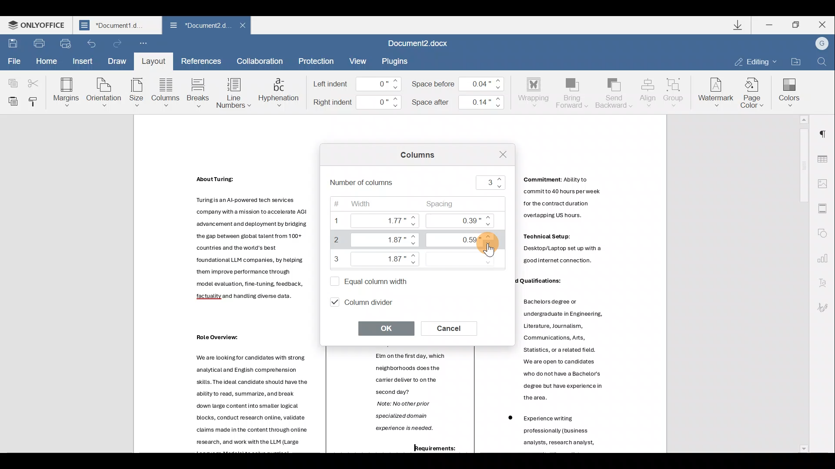 The image size is (835, 469). Describe the element at coordinates (243, 247) in the screenshot. I see `` at that location.